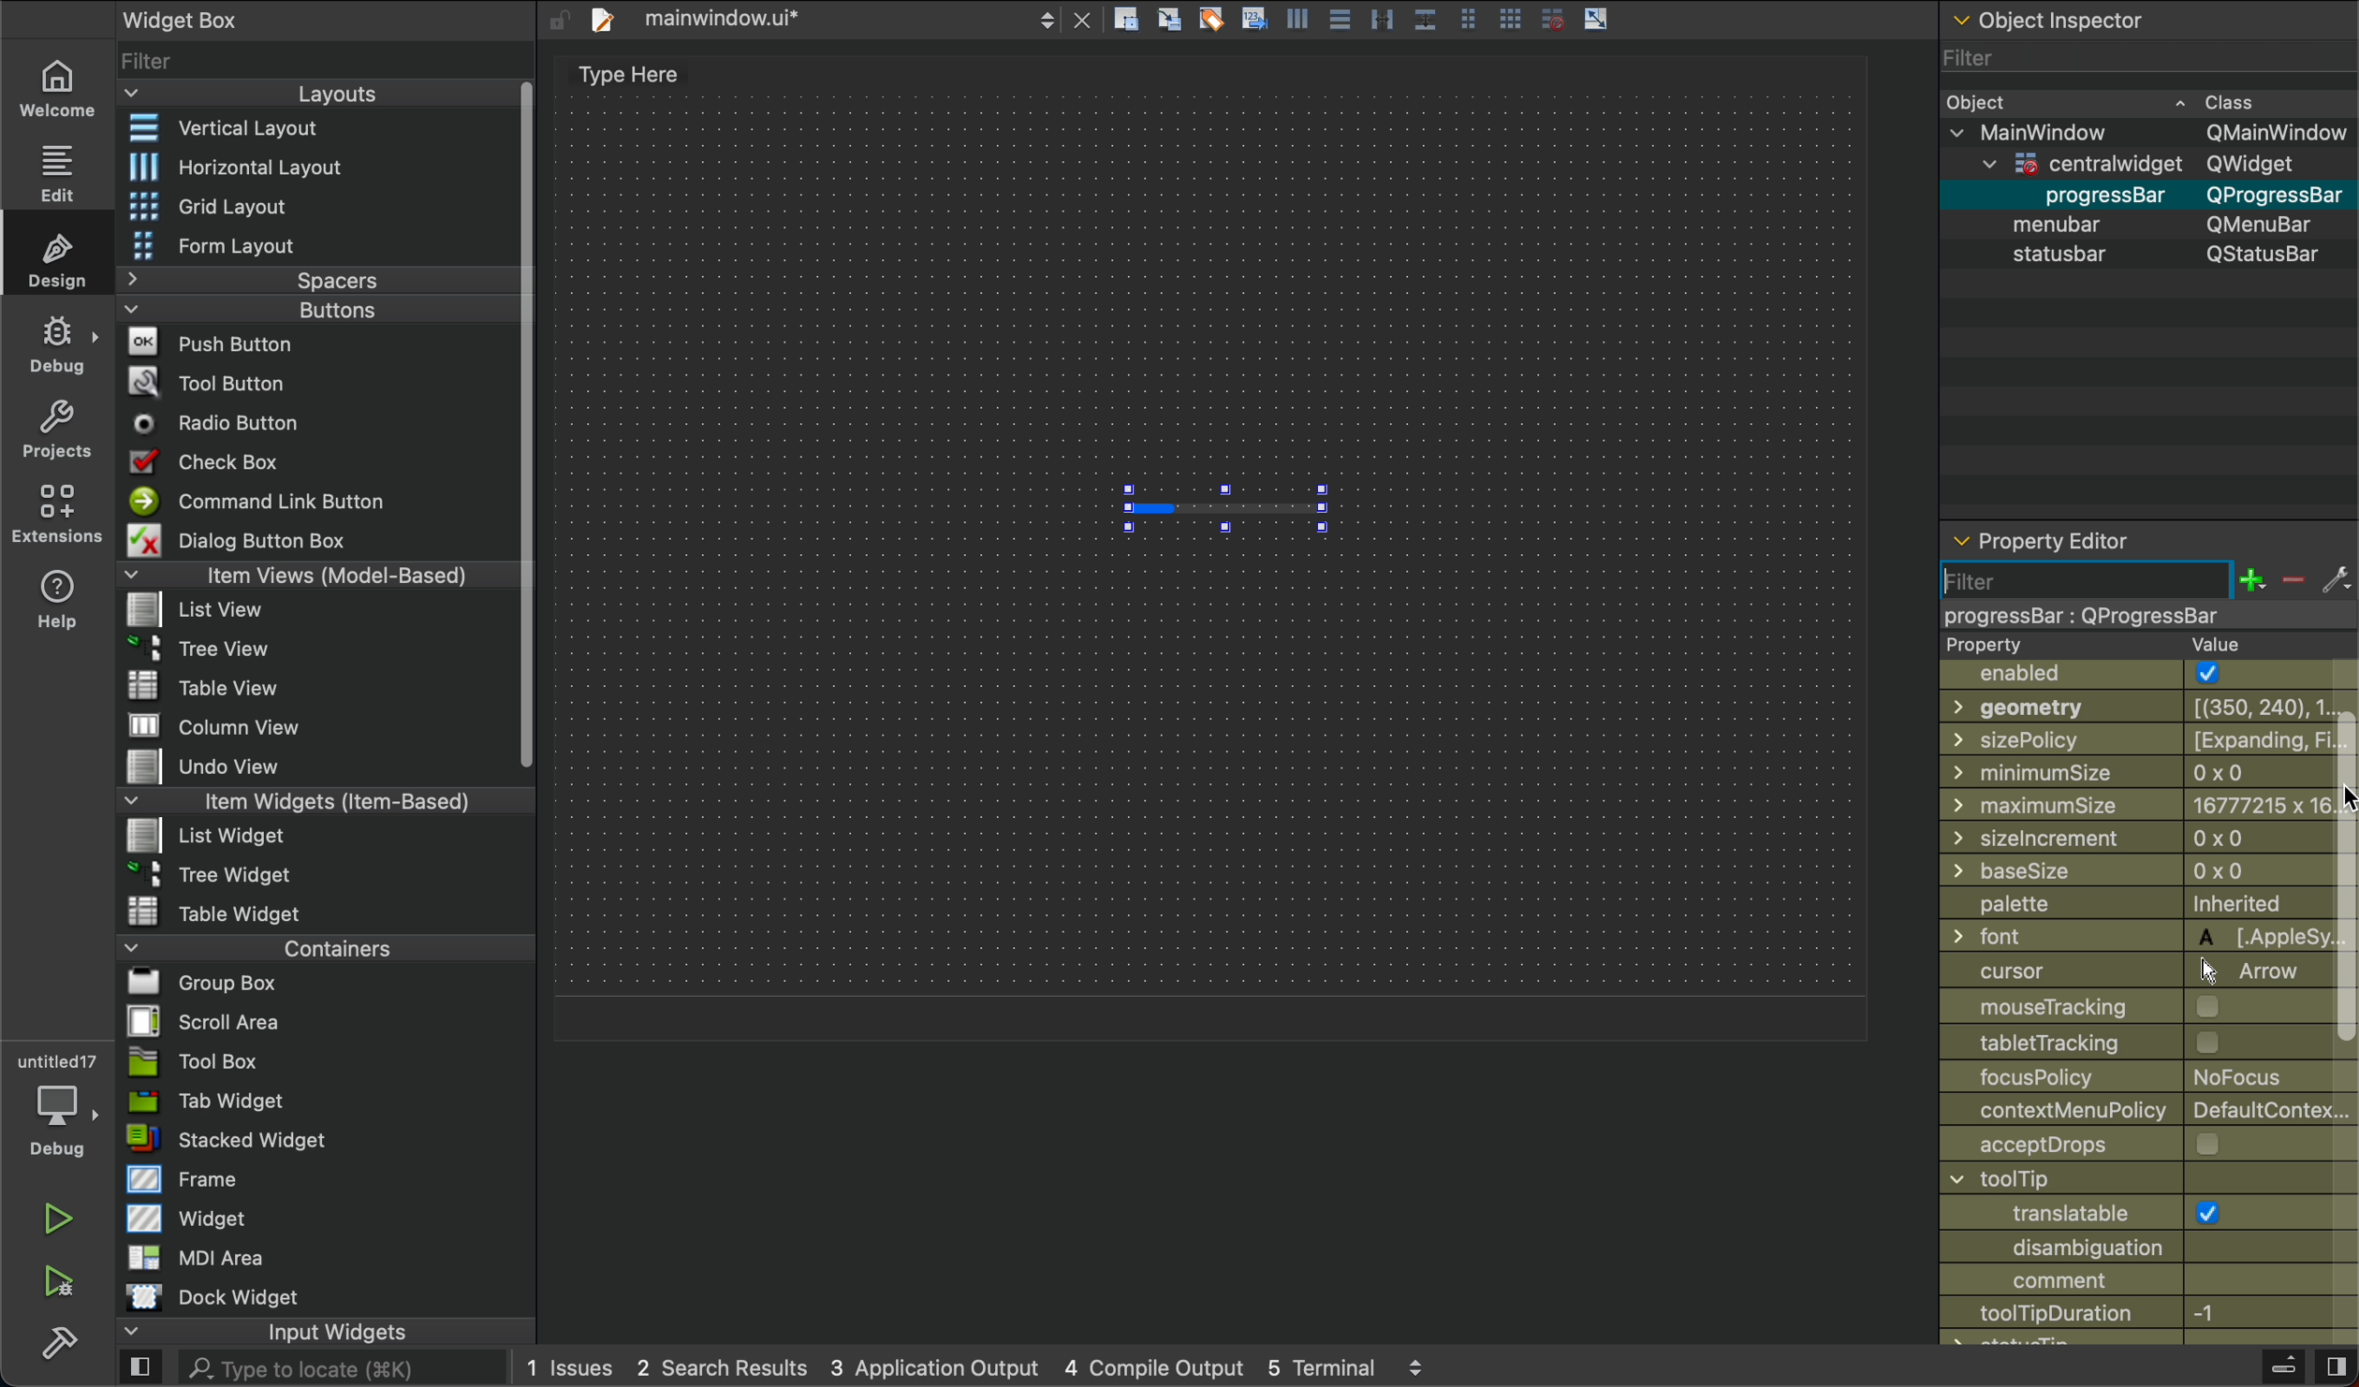 Image resolution: width=2359 pixels, height=1387 pixels. What do you see at coordinates (2117, 972) in the screenshot?
I see `cursor` at bounding box center [2117, 972].